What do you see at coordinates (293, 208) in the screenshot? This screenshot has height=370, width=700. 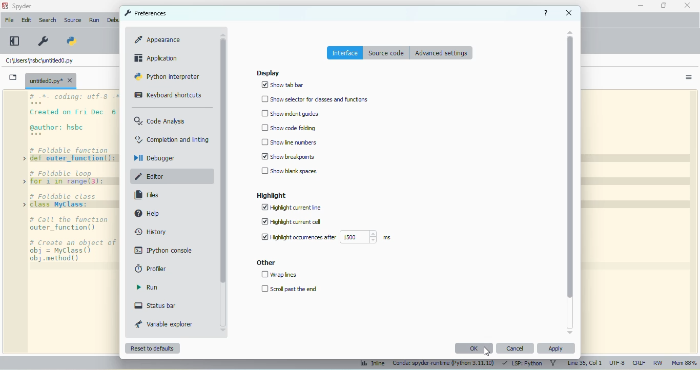 I see `highlight current line` at bounding box center [293, 208].